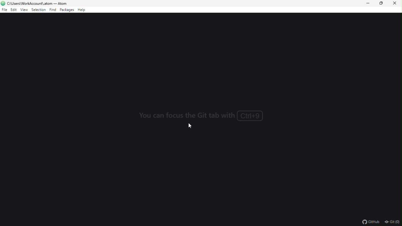  I want to click on restore, so click(382, 4).